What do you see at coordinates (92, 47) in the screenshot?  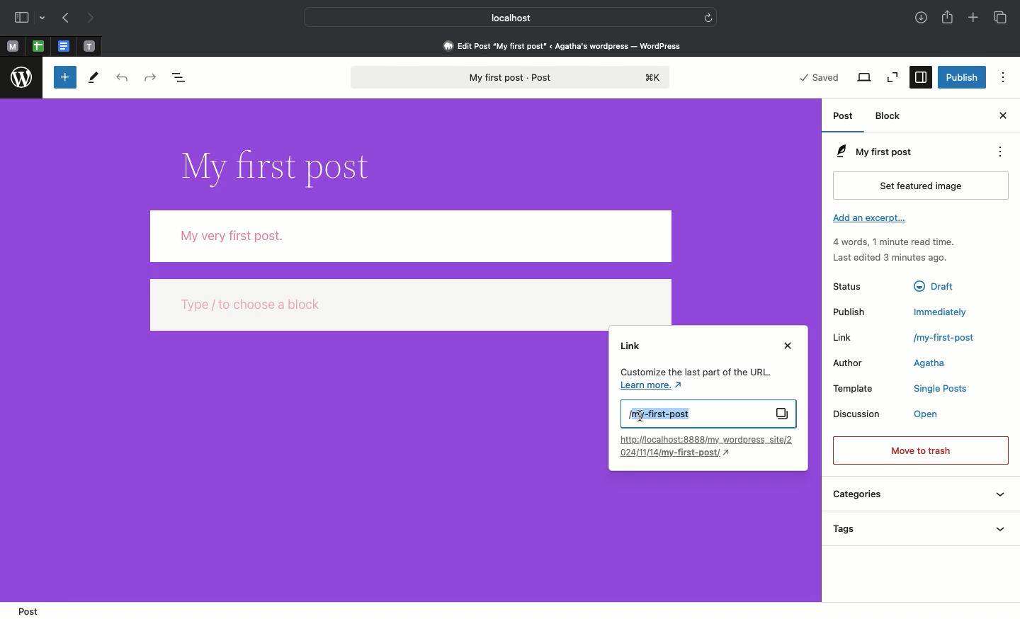 I see `pinned tabs` at bounding box center [92, 47].